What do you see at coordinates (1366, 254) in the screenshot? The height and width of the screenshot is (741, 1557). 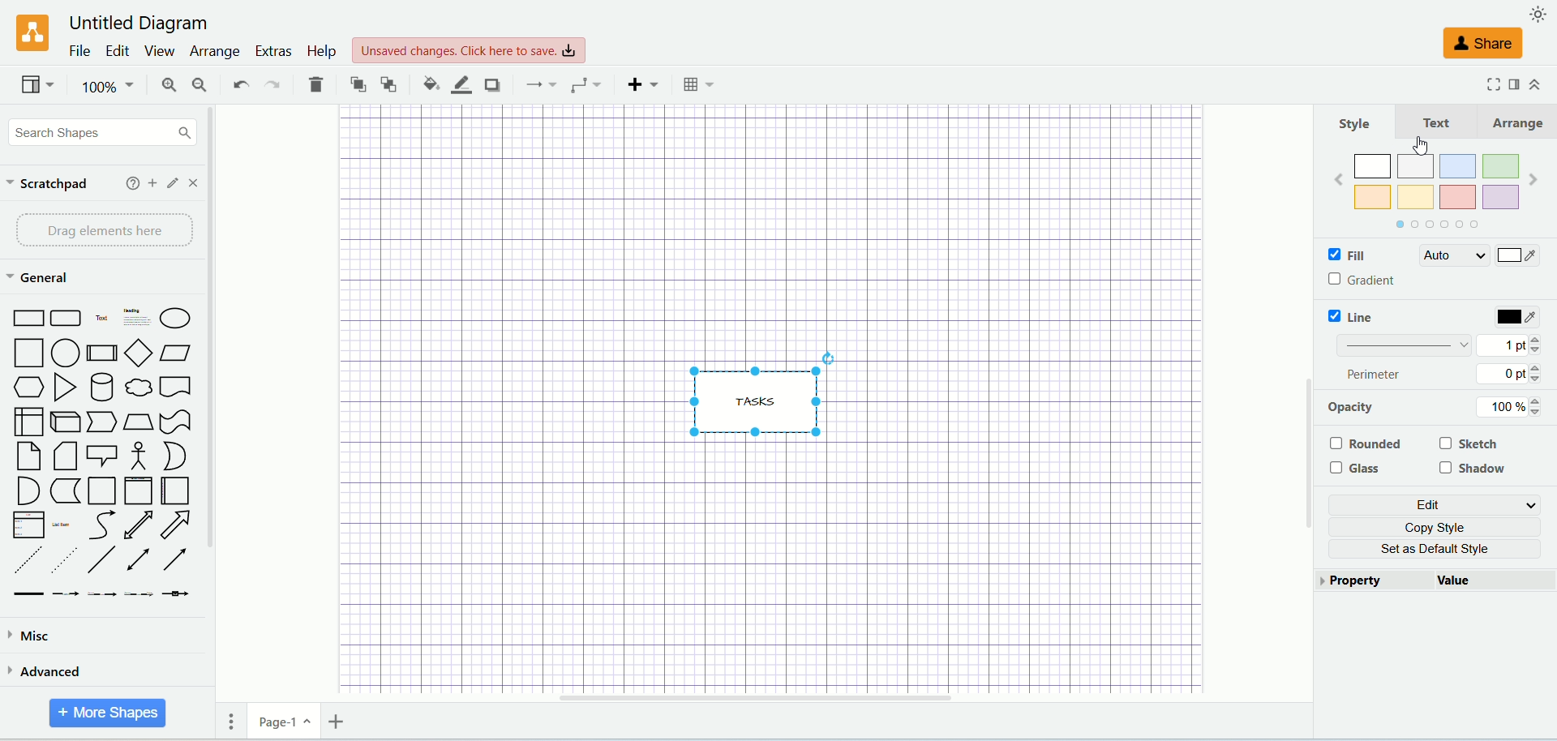 I see `fill` at bounding box center [1366, 254].